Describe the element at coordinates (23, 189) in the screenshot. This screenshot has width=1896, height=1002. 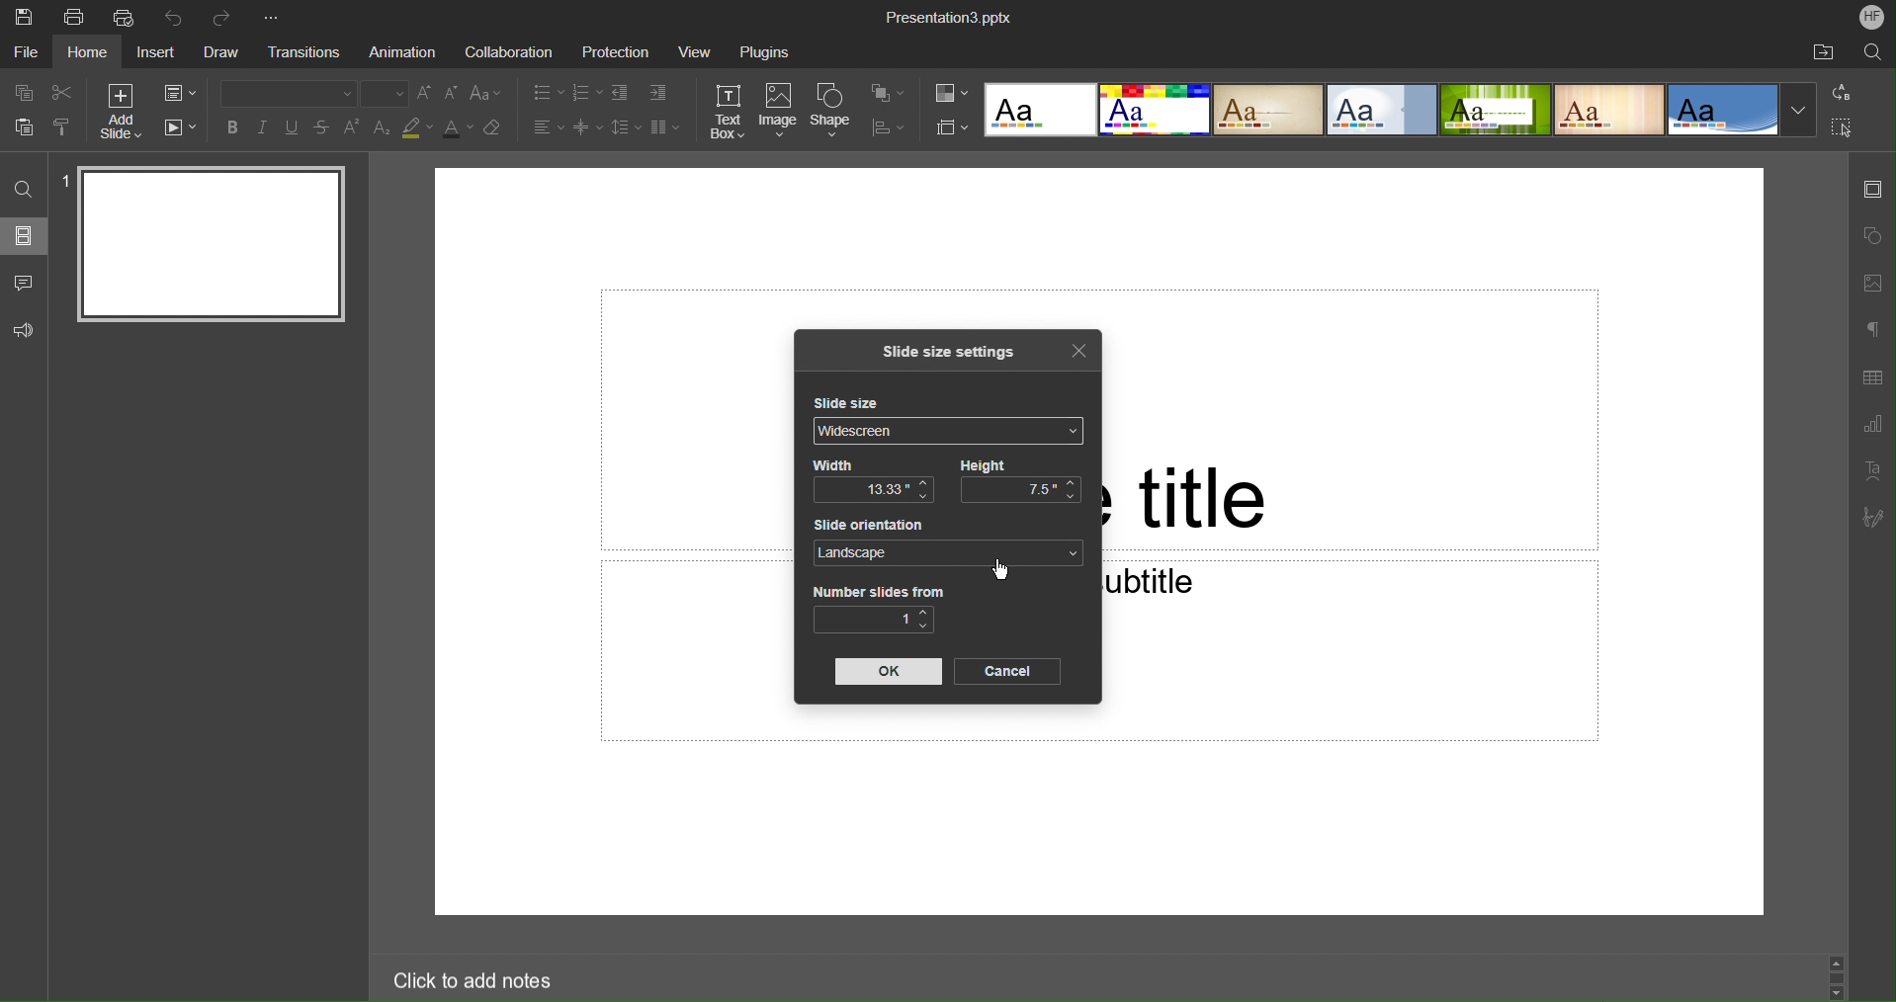
I see `Find` at that location.